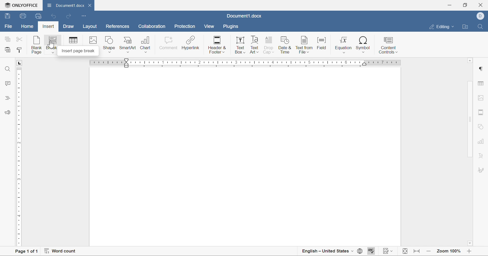  What do you see at coordinates (231, 27) in the screenshot?
I see `Plugins` at bounding box center [231, 27].